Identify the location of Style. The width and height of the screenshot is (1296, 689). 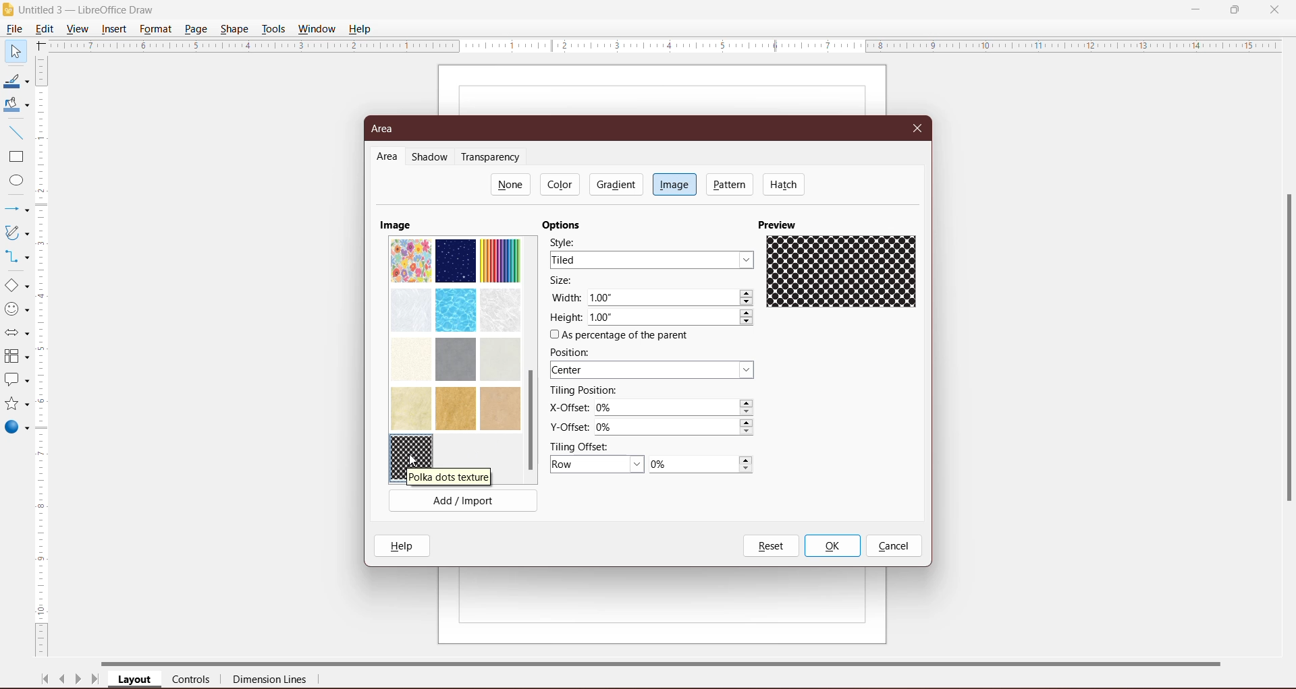
(568, 241).